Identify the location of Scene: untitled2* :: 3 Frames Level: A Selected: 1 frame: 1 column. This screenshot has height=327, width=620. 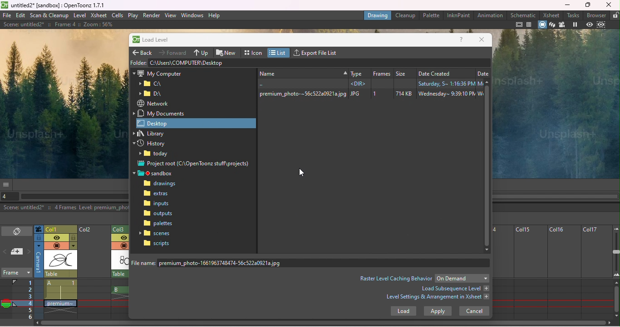
(64, 208).